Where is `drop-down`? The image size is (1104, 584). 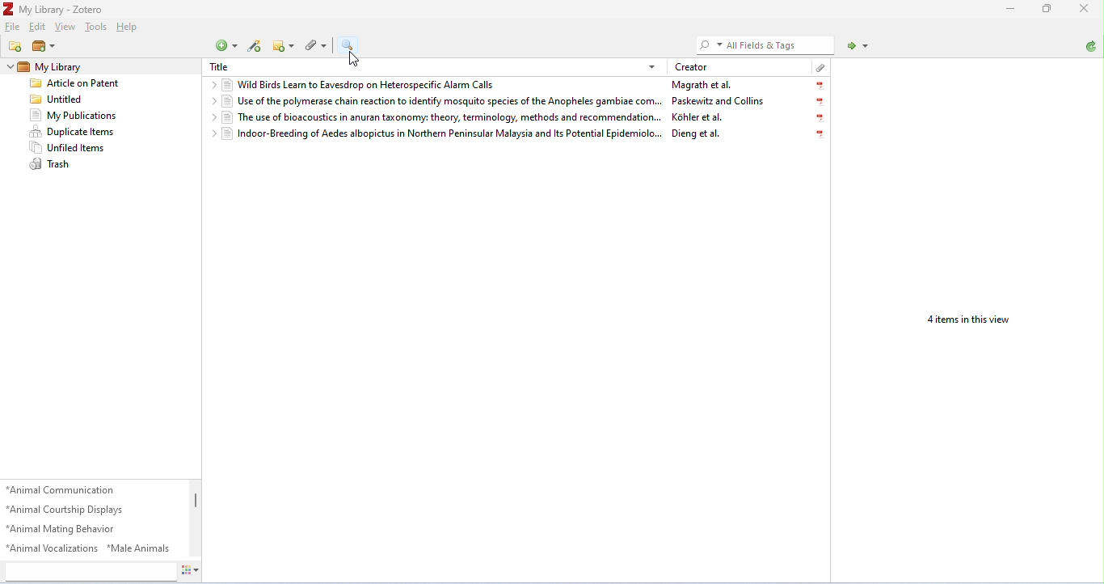 drop-down is located at coordinates (210, 117).